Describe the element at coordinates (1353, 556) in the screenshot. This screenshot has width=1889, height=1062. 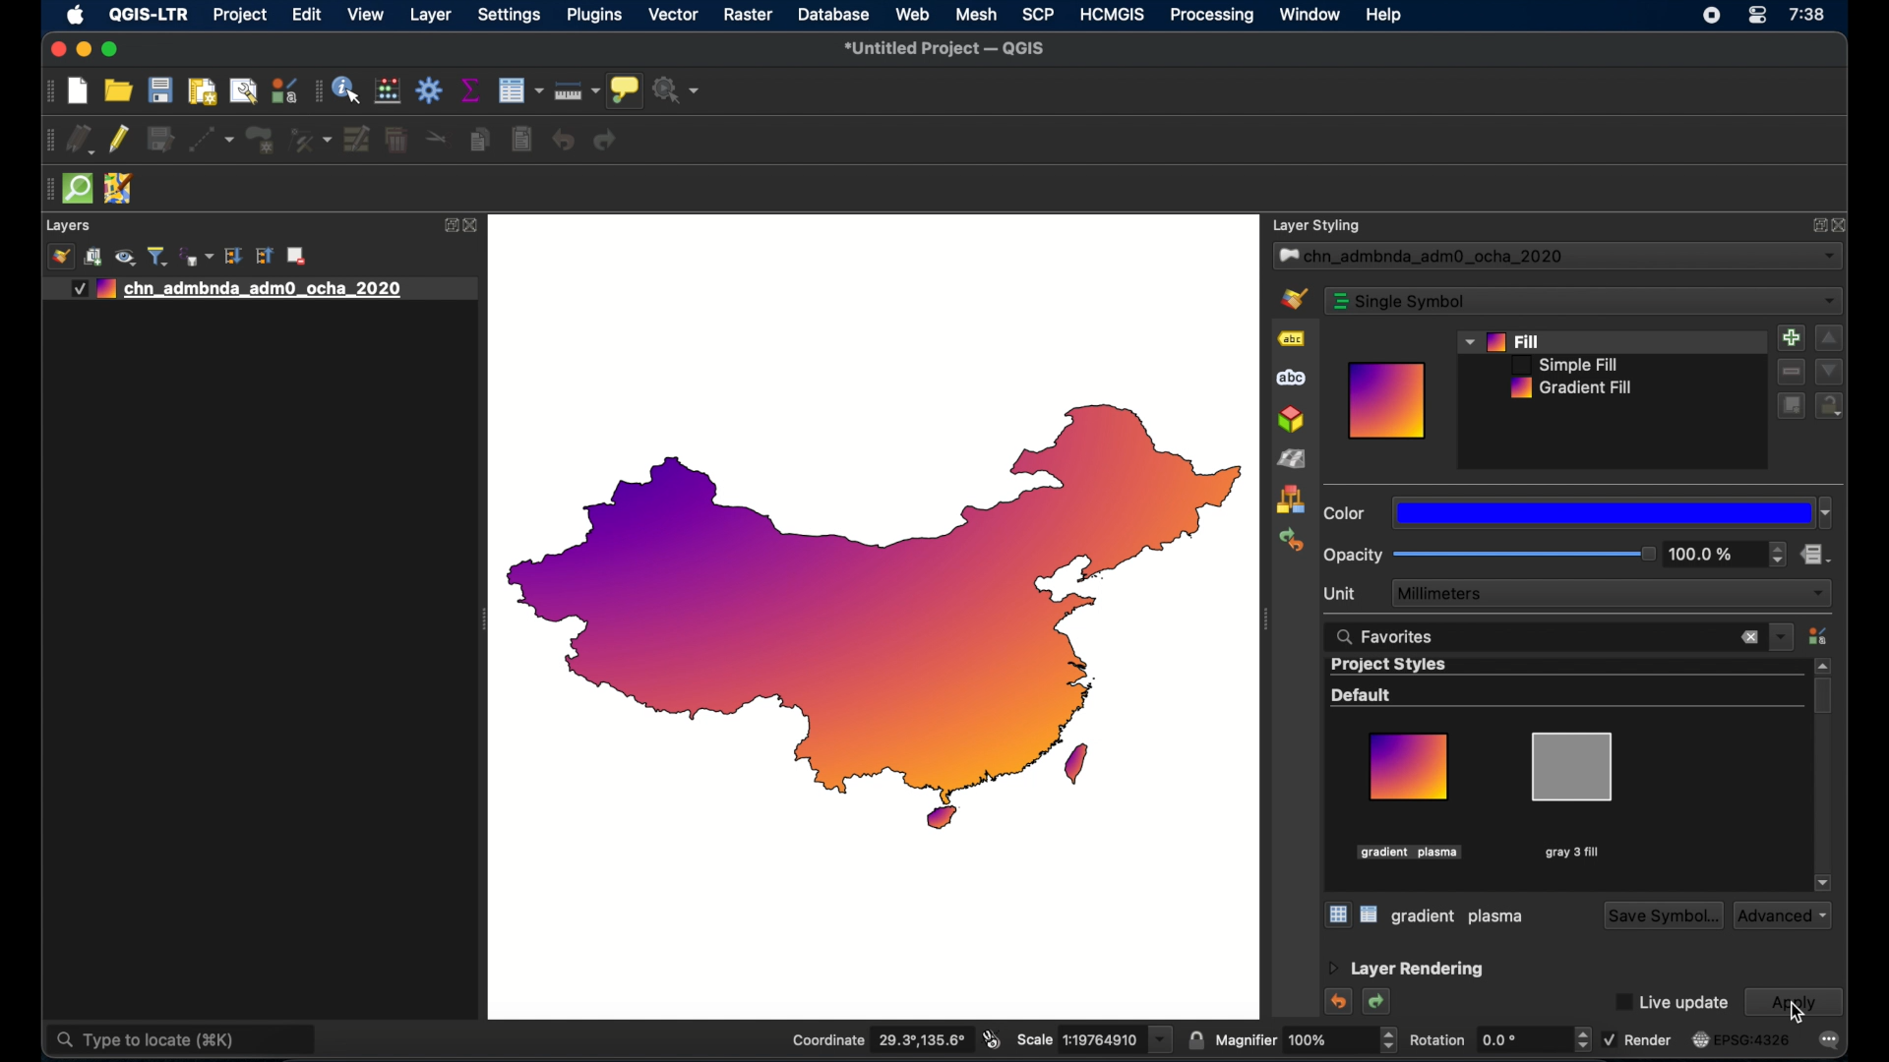
I see `opacity` at that location.